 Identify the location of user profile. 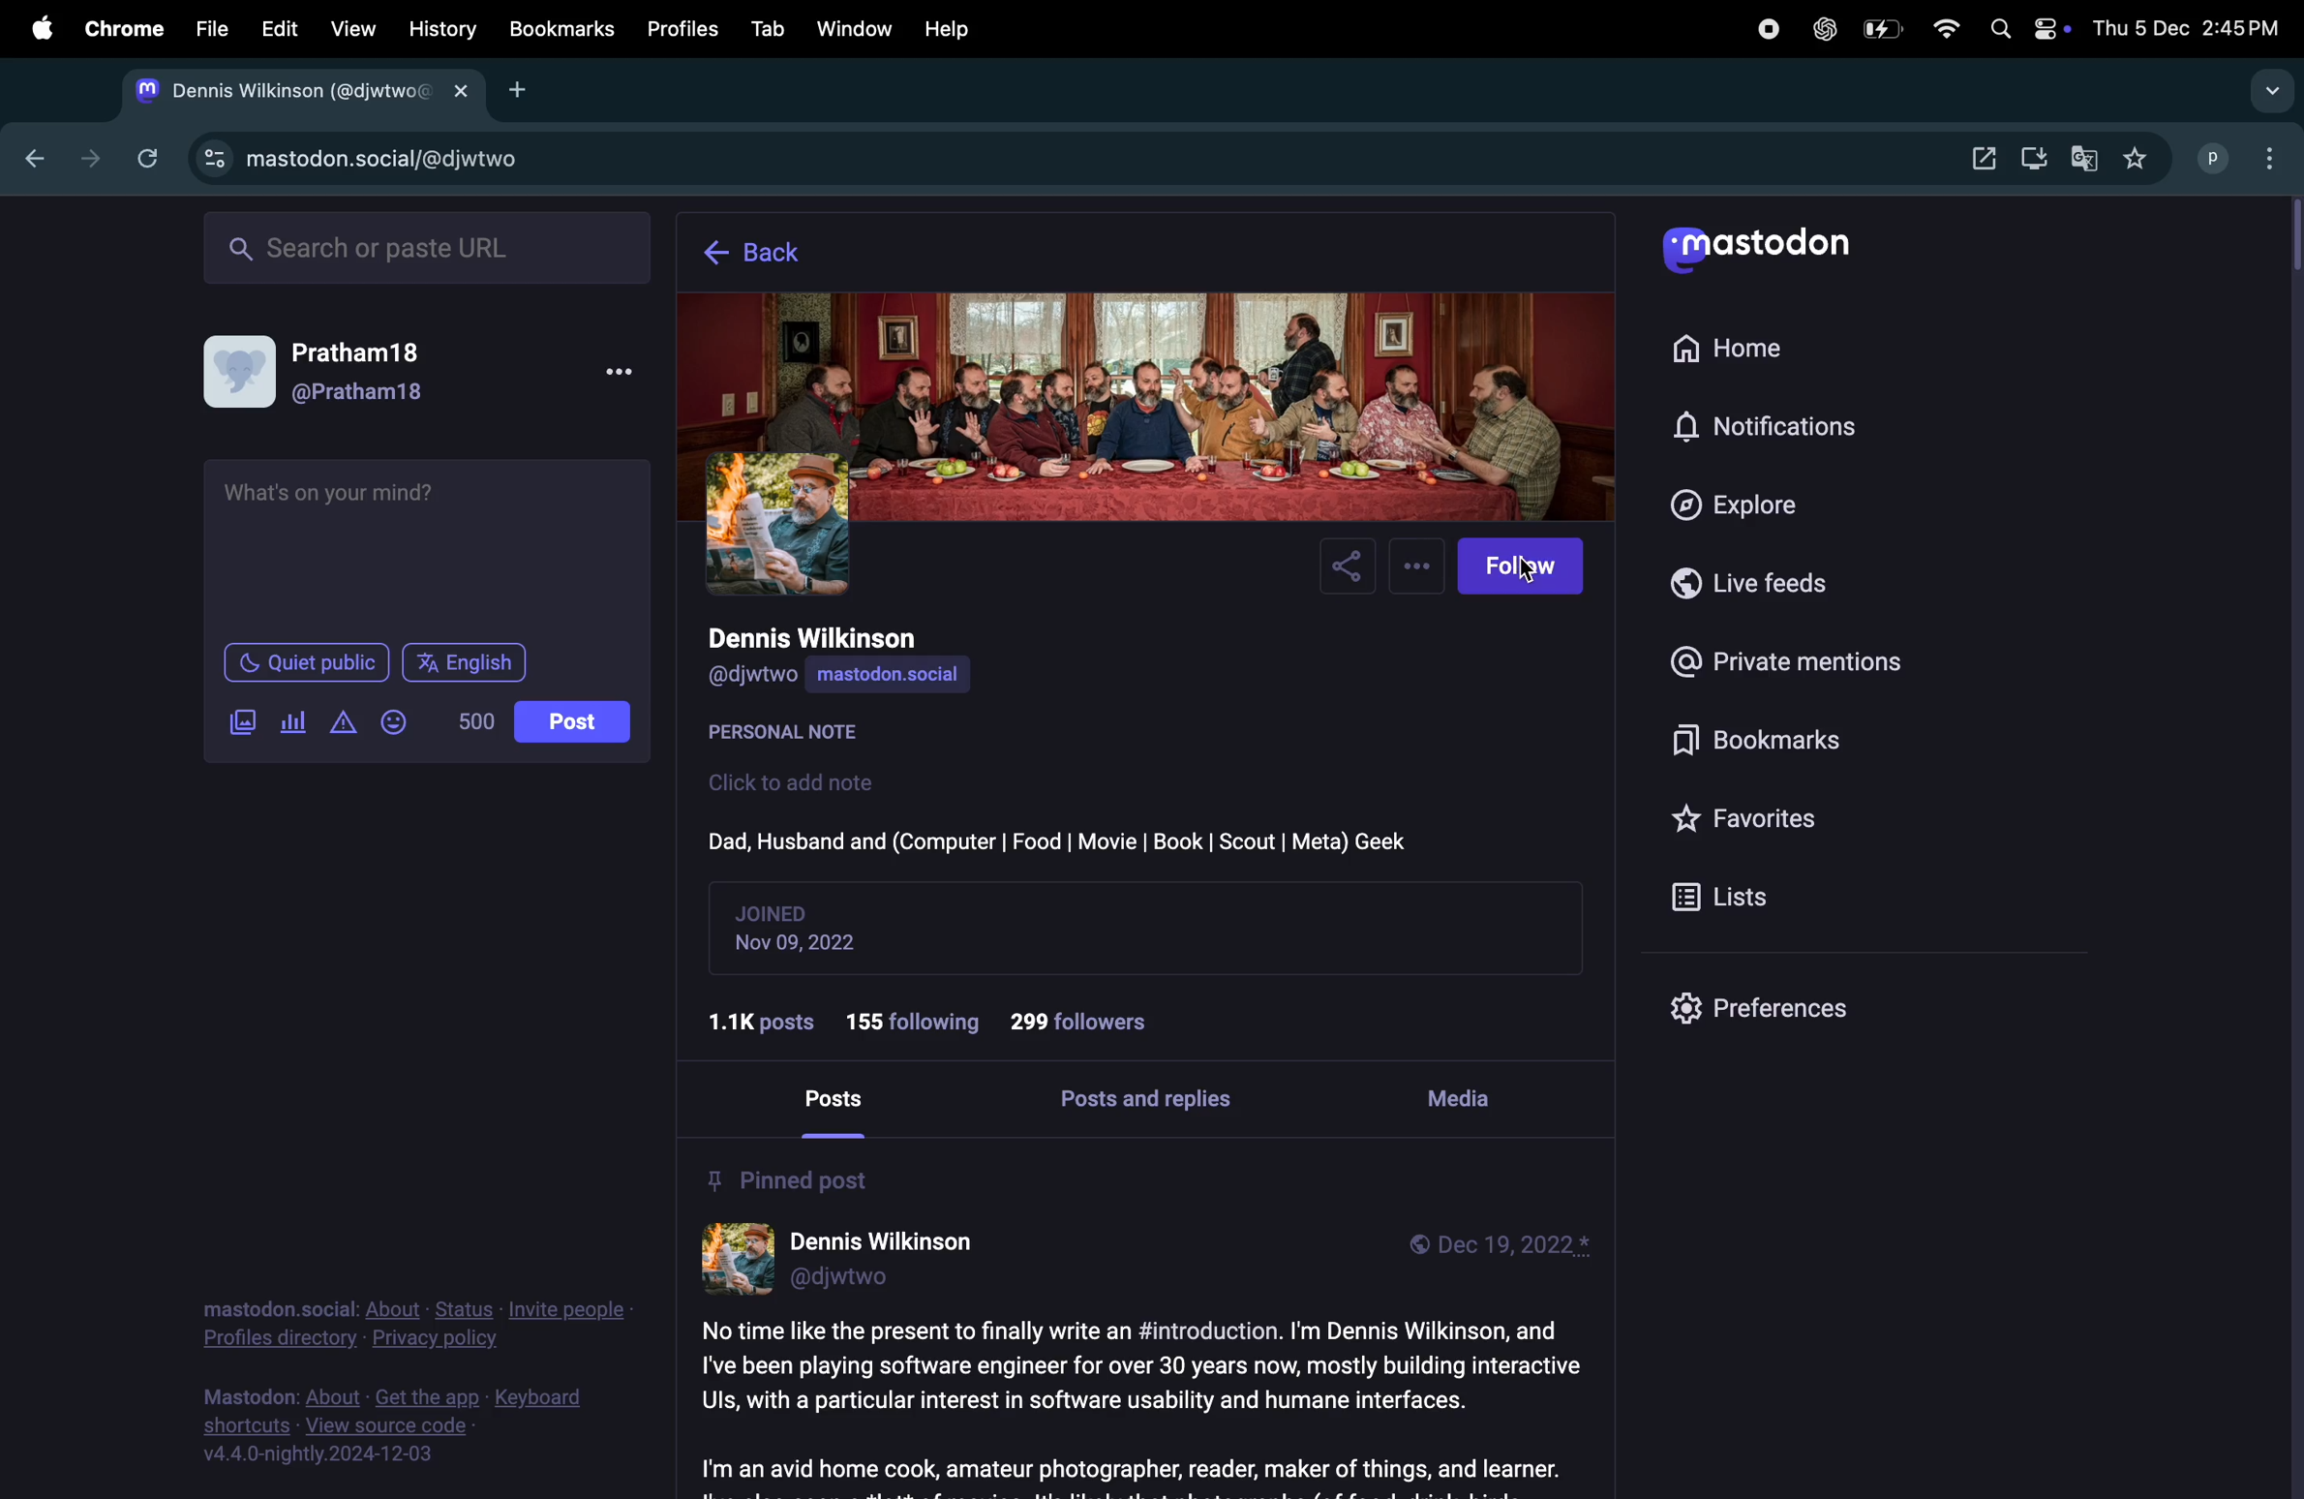
(338, 368).